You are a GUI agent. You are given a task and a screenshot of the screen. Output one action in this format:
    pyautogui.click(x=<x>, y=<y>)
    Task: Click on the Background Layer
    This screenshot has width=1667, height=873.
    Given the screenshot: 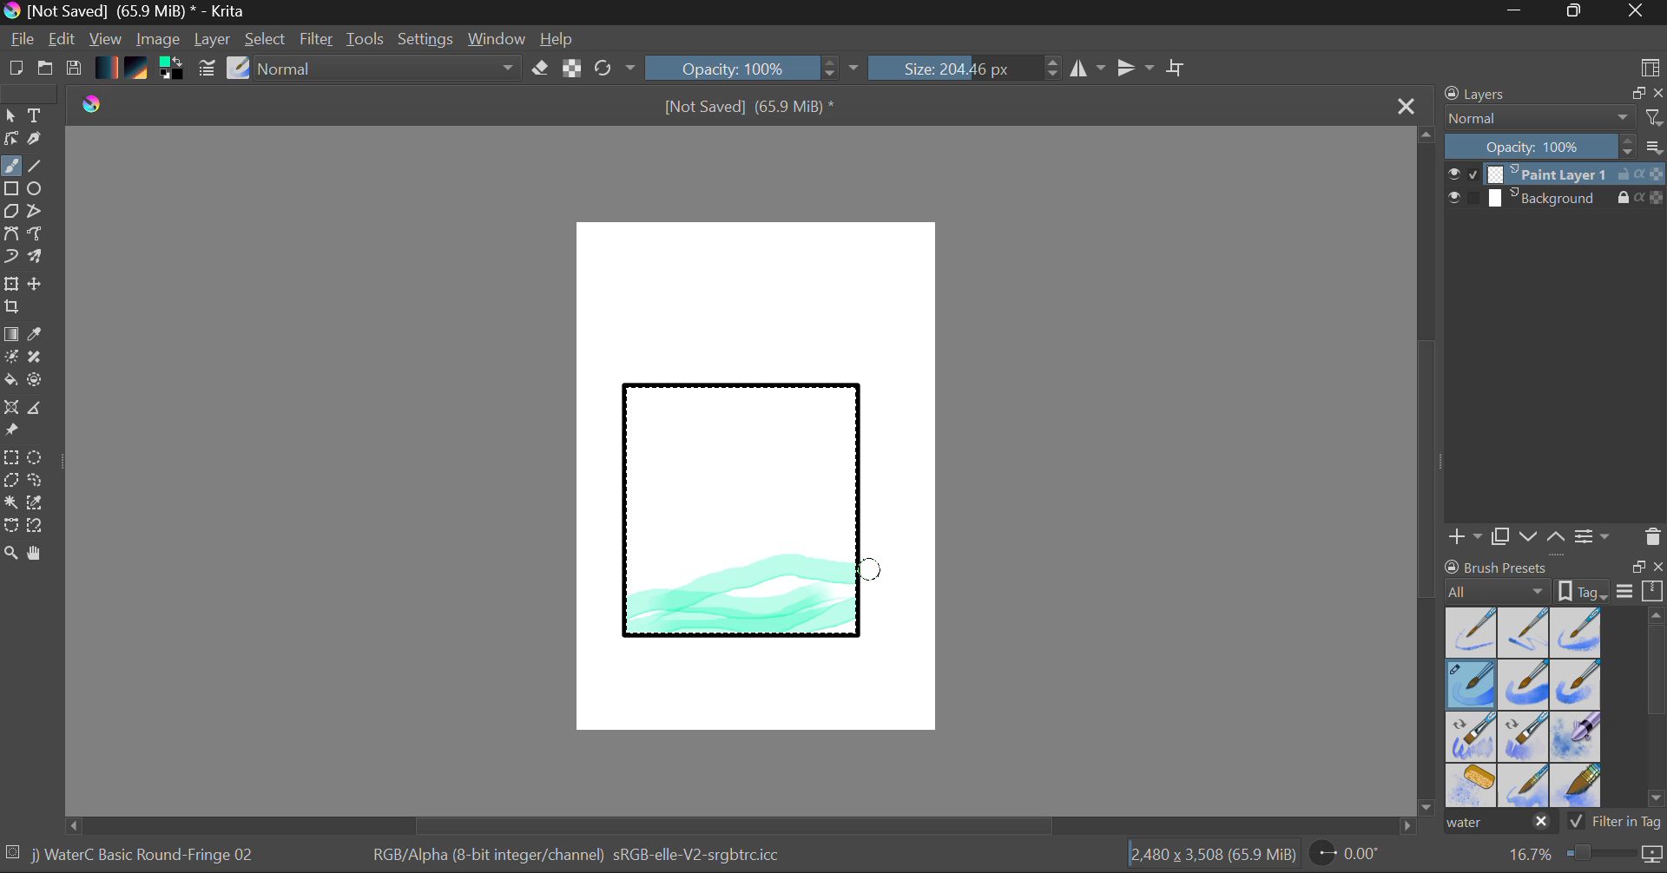 What is the action you would take?
    pyautogui.click(x=1556, y=199)
    